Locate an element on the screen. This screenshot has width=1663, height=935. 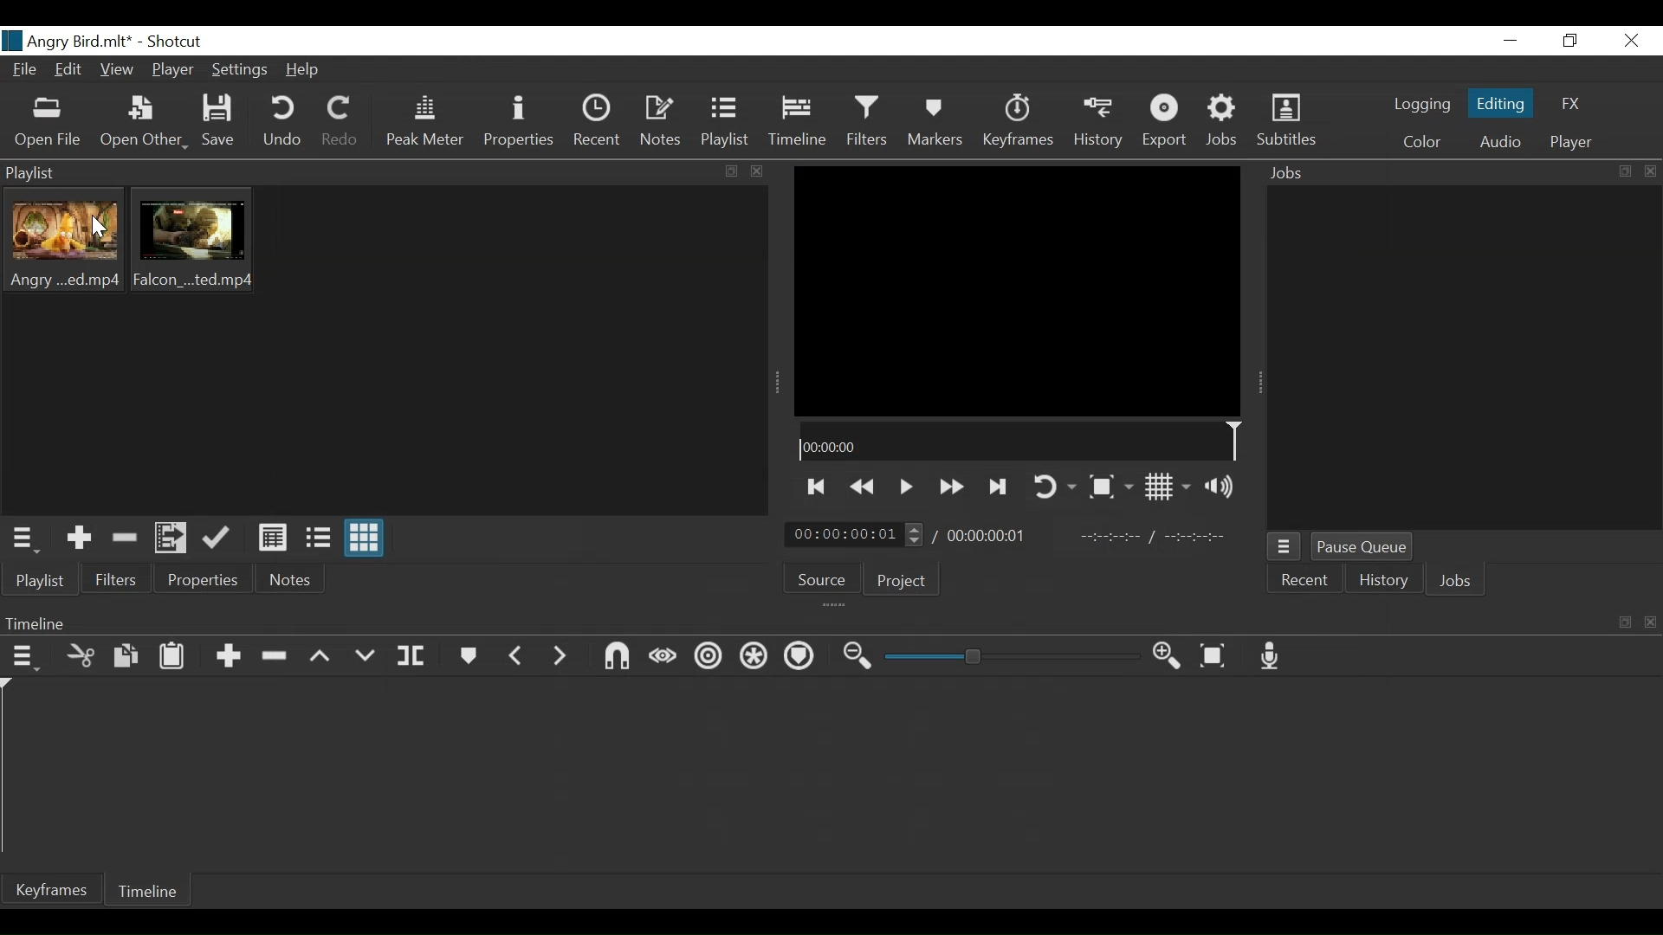
Open File is located at coordinates (48, 121).